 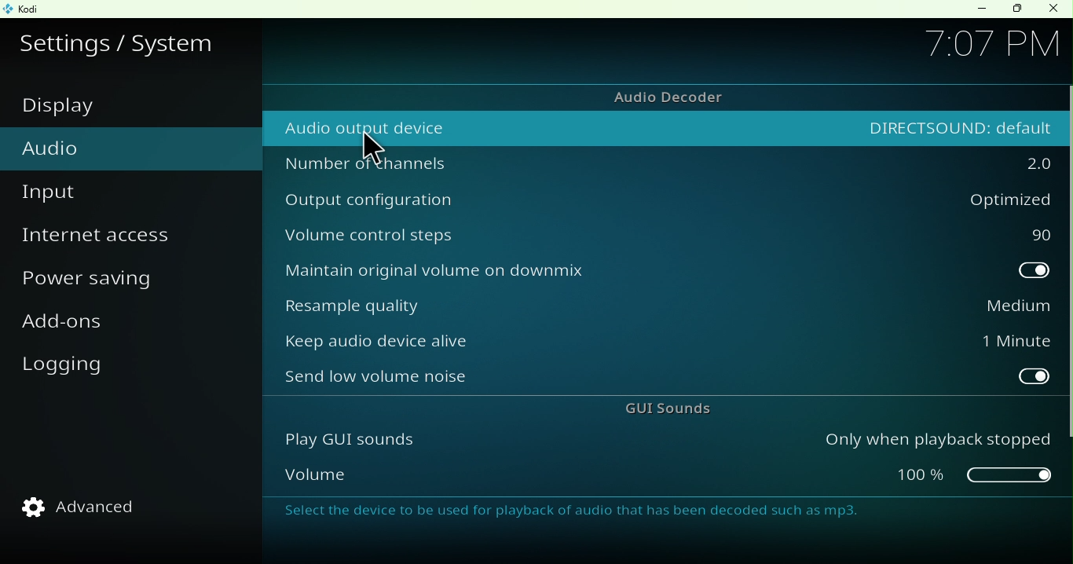 What do you see at coordinates (957, 161) in the screenshot?
I see `2.0` at bounding box center [957, 161].